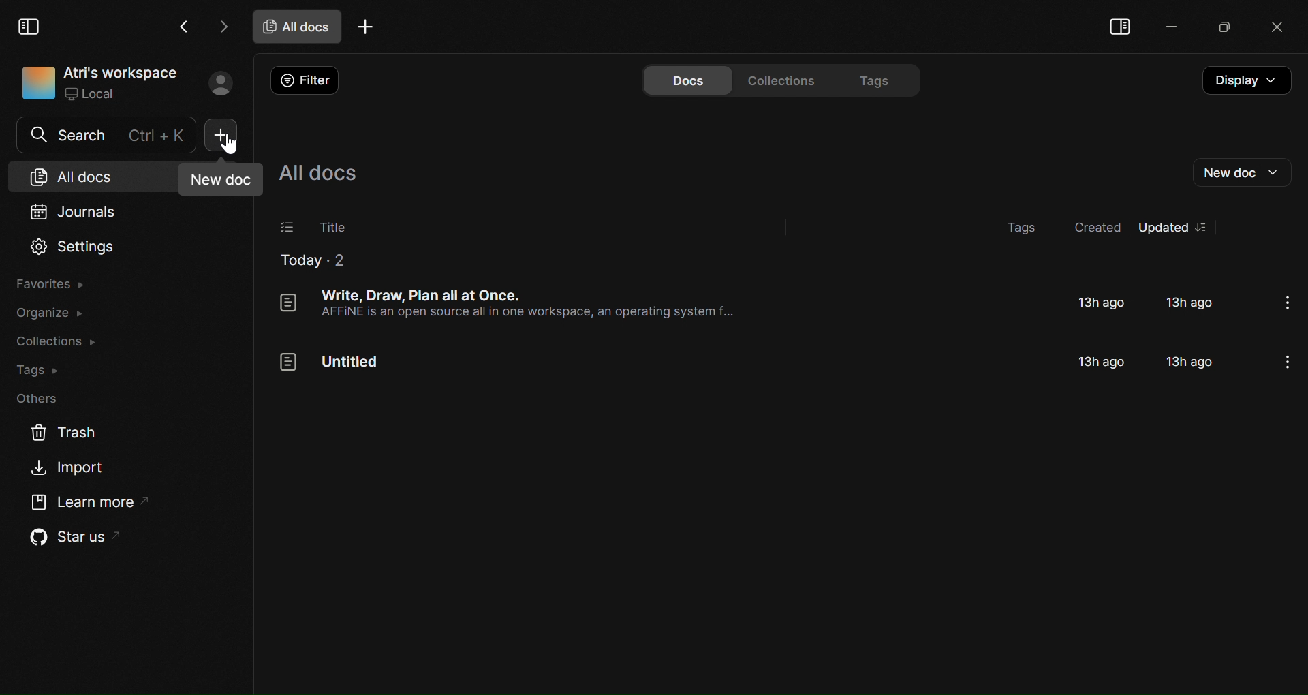 Image resolution: width=1308 pixels, height=695 pixels. Describe the element at coordinates (1192, 302) in the screenshot. I see `13h ago` at that location.